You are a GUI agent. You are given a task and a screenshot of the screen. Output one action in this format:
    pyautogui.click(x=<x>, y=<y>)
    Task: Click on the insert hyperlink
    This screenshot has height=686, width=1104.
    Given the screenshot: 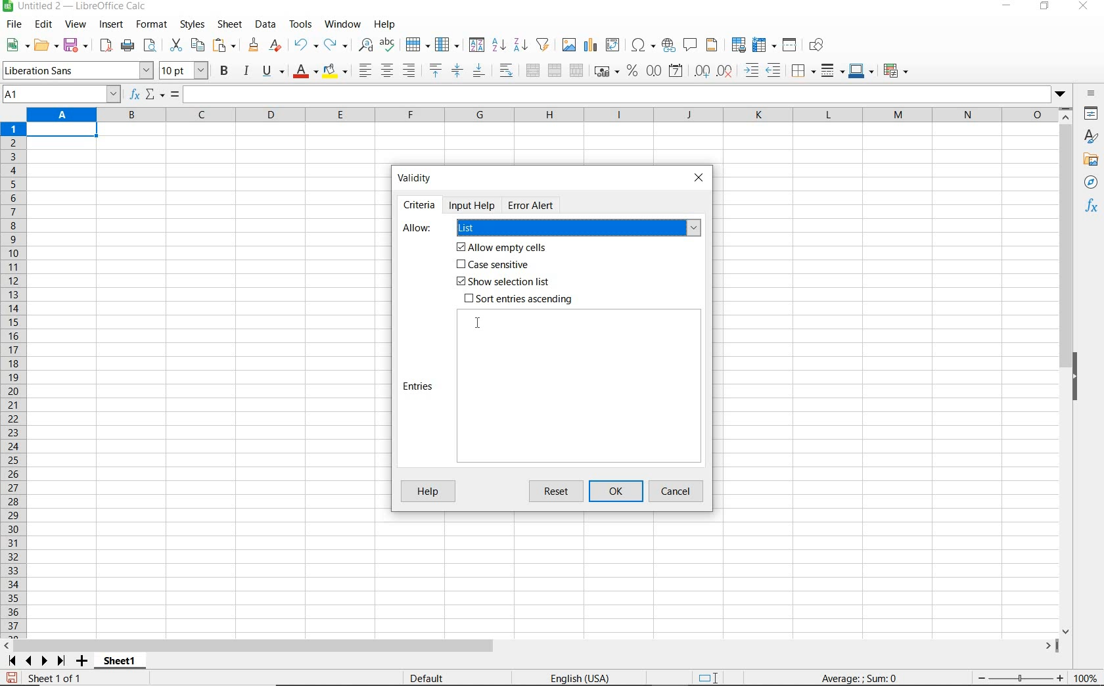 What is the action you would take?
    pyautogui.click(x=668, y=44)
    